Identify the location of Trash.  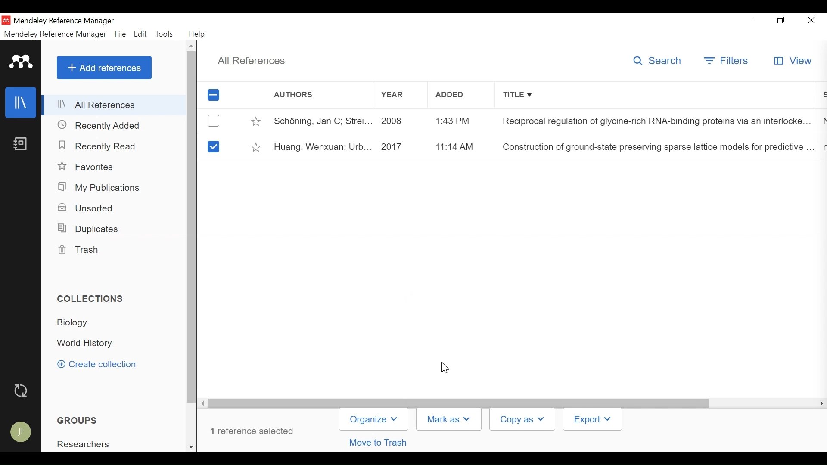
(81, 251).